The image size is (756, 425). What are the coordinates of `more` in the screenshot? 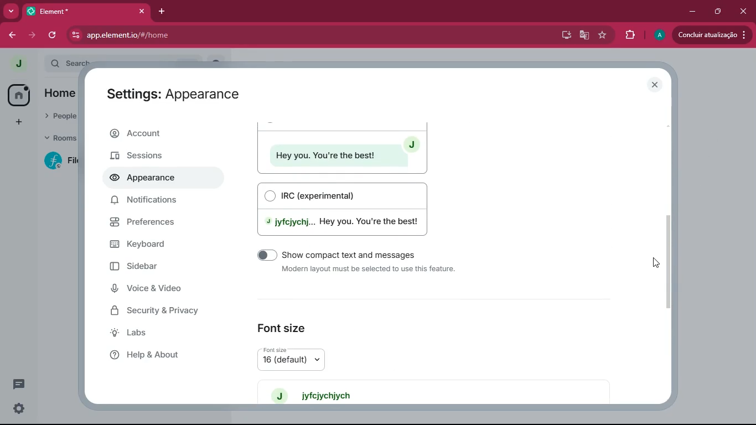 It's located at (12, 12).